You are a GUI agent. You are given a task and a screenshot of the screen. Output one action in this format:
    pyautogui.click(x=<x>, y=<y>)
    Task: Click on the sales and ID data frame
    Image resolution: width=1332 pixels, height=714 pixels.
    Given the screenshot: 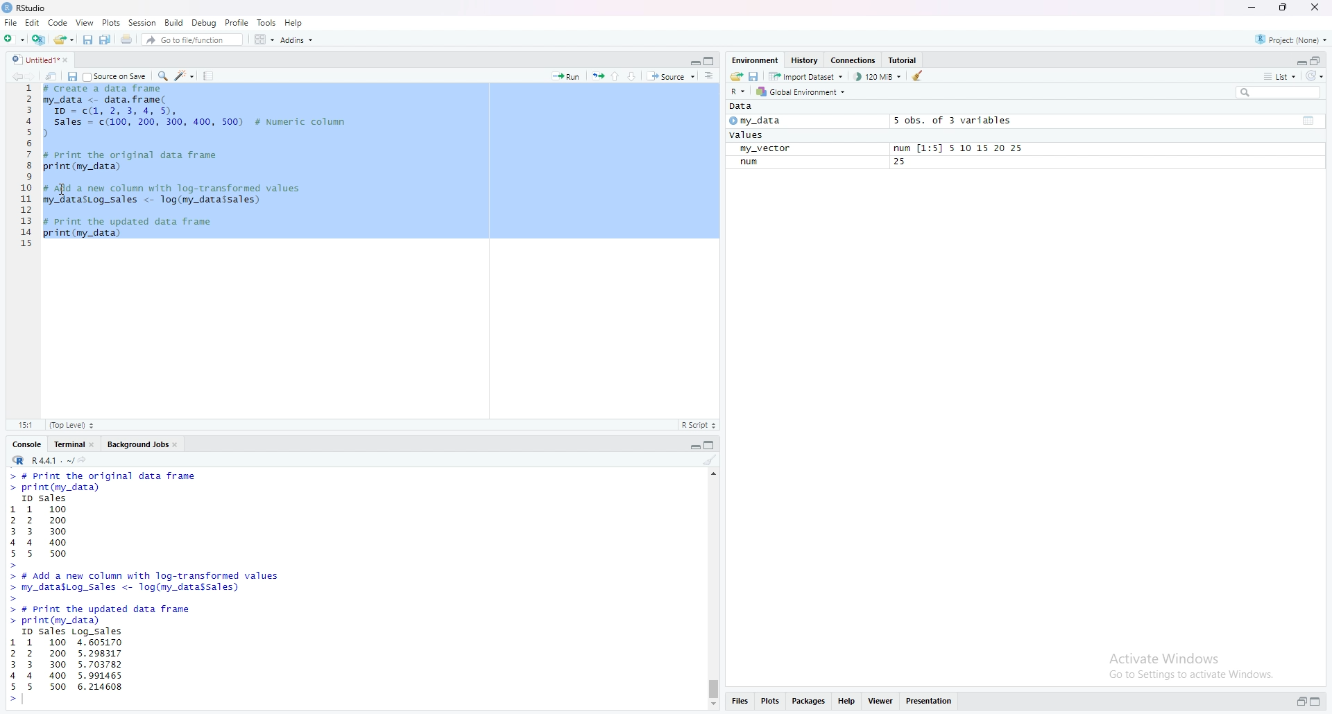 What is the action you would take?
    pyautogui.click(x=197, y=119)
    